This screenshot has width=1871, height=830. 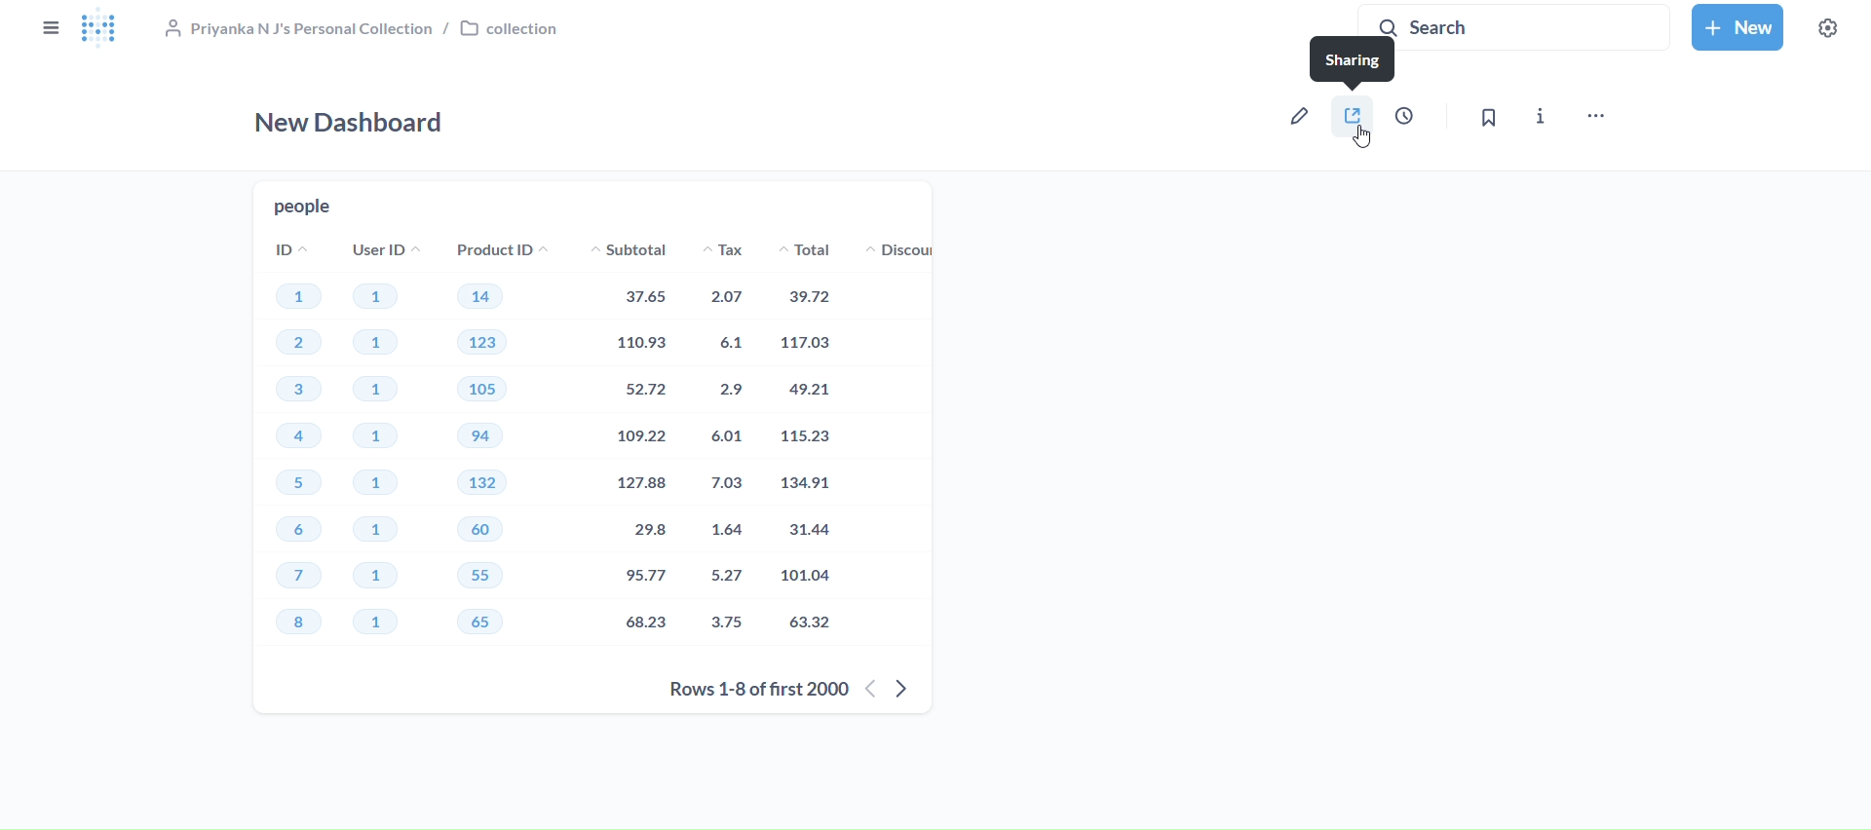 I want to click on edit, so click(x=1298, y=116).